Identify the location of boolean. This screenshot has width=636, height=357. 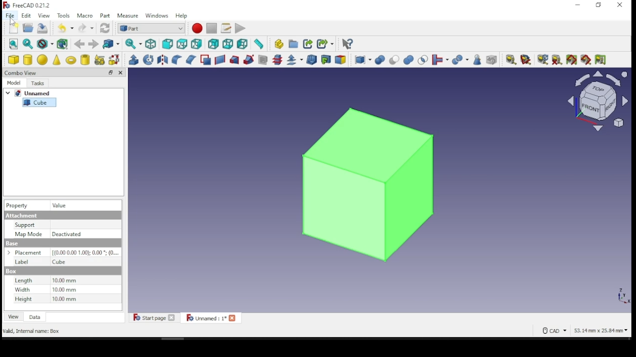
(380, 60).